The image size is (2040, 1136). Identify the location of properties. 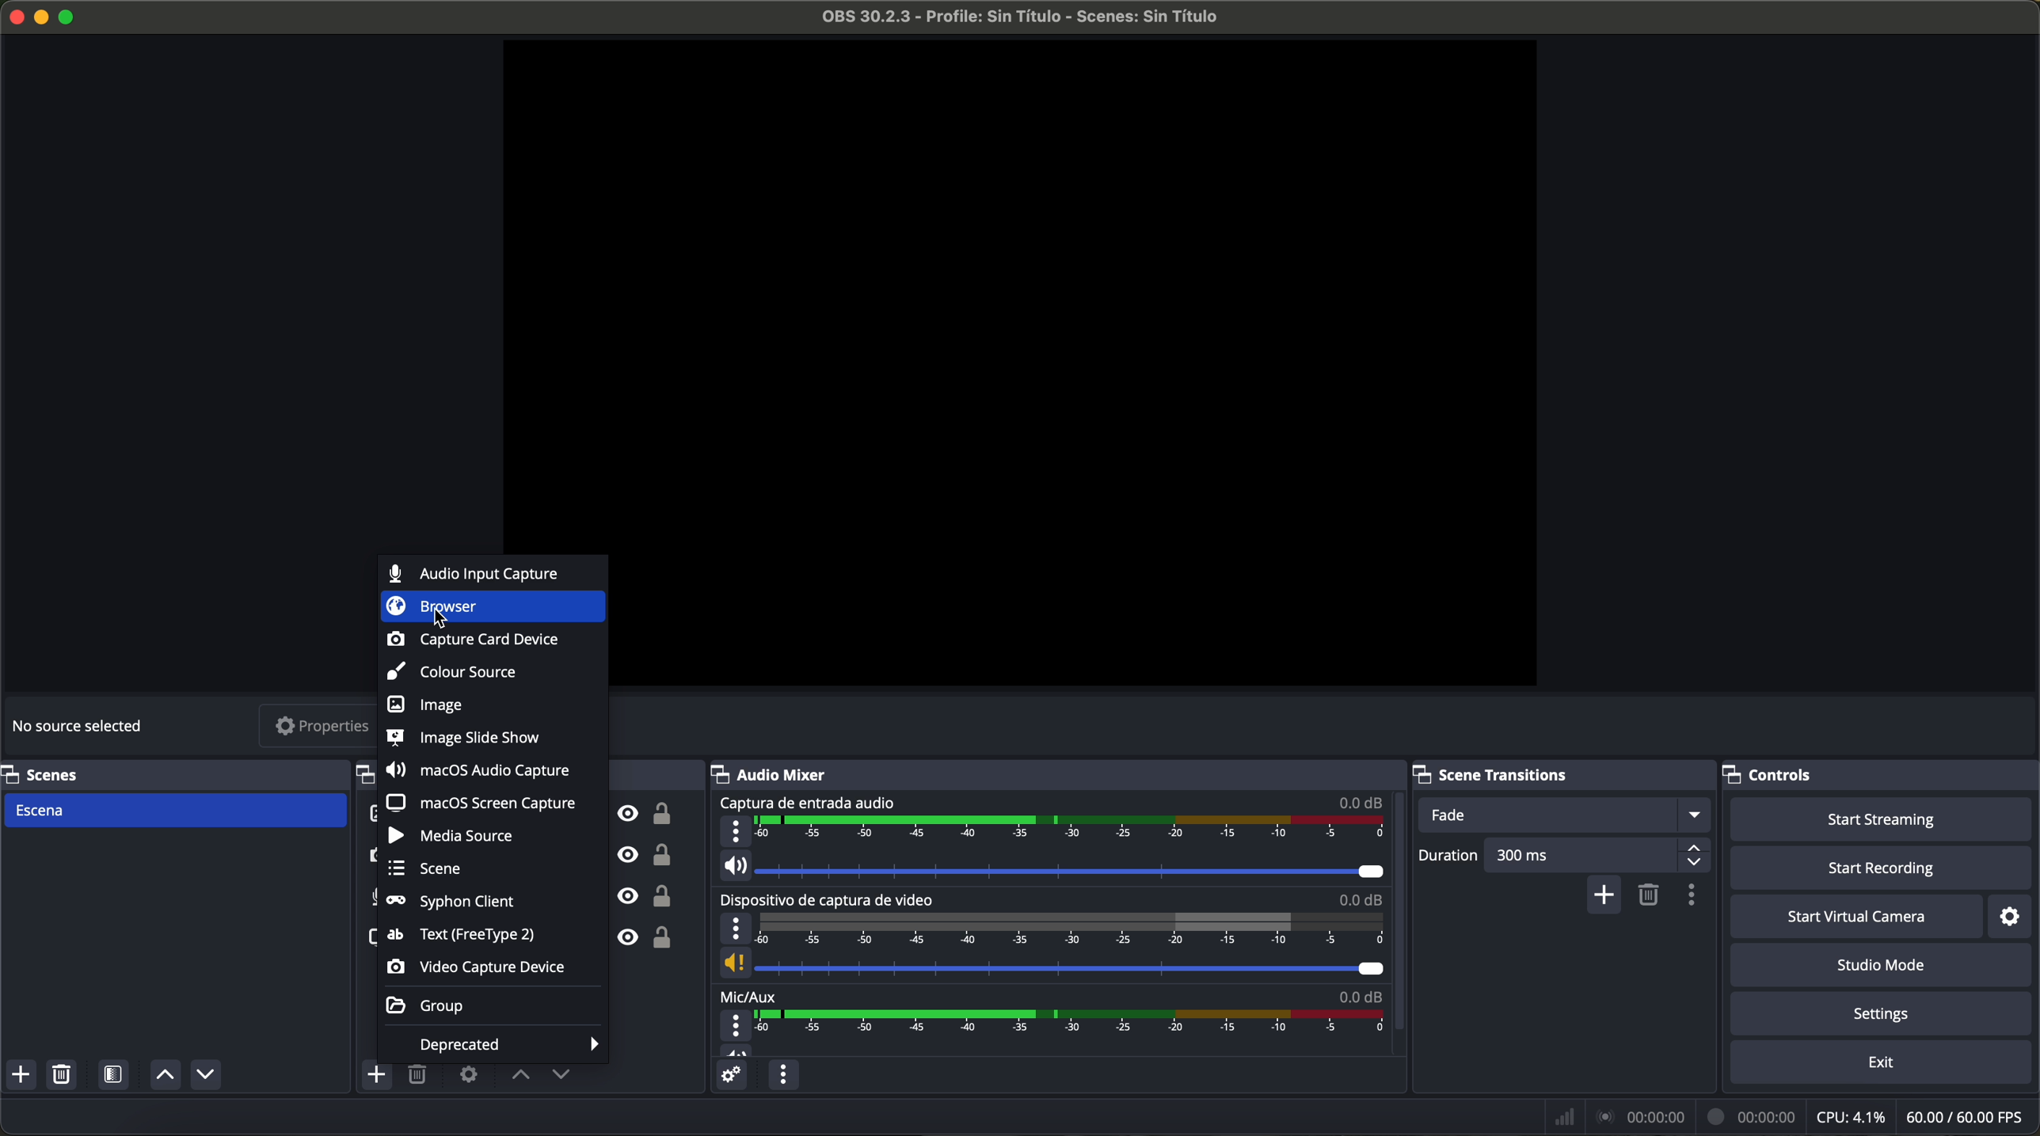
(325, 725).